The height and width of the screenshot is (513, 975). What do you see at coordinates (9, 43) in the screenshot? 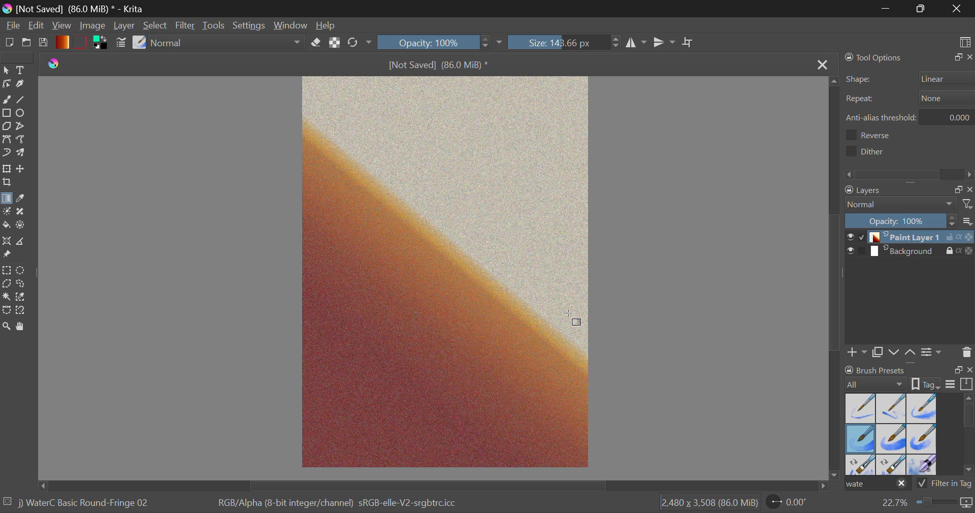
I see `New` at bounding box center [9, 43].